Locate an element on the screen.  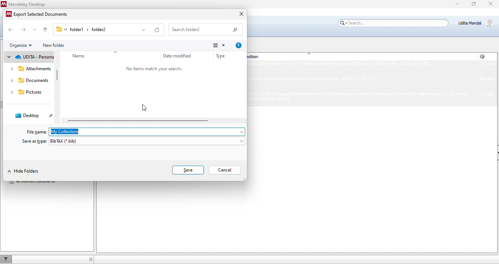
cursor movement is located at coordinates (145, 108).